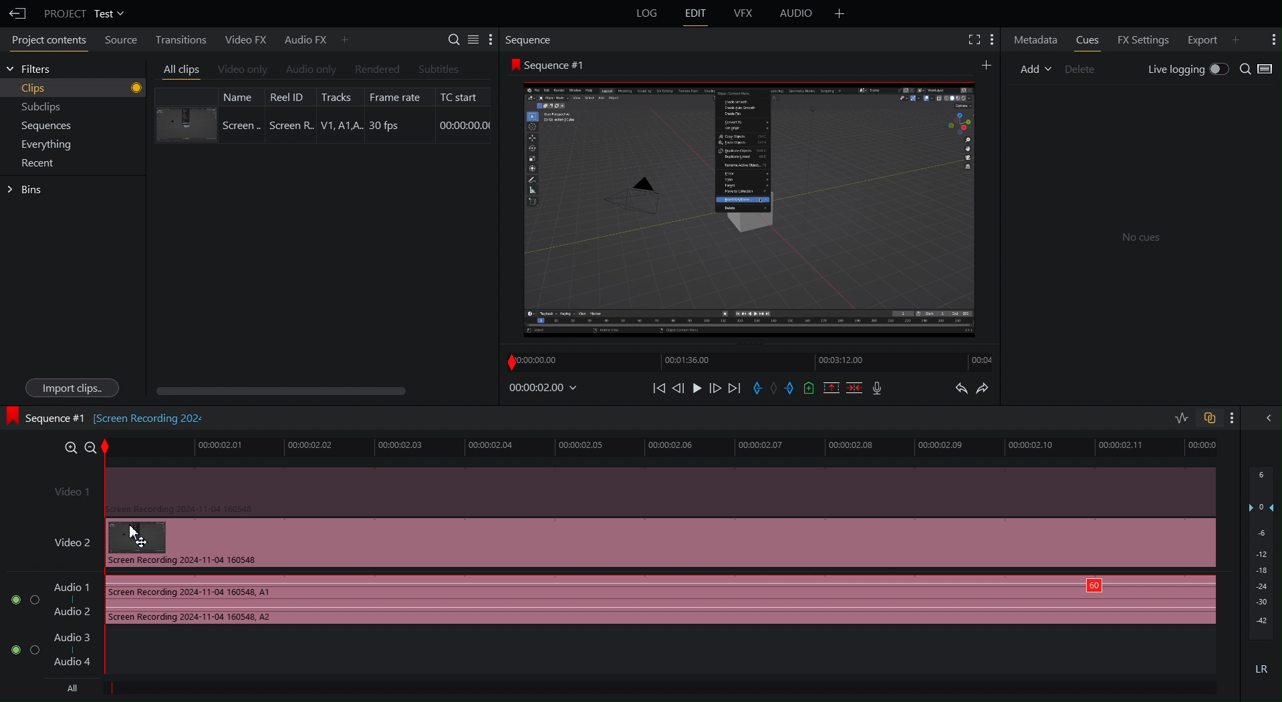 This screenshot has width=1282, height=702. I want to click on VFX, so click(744, 14).